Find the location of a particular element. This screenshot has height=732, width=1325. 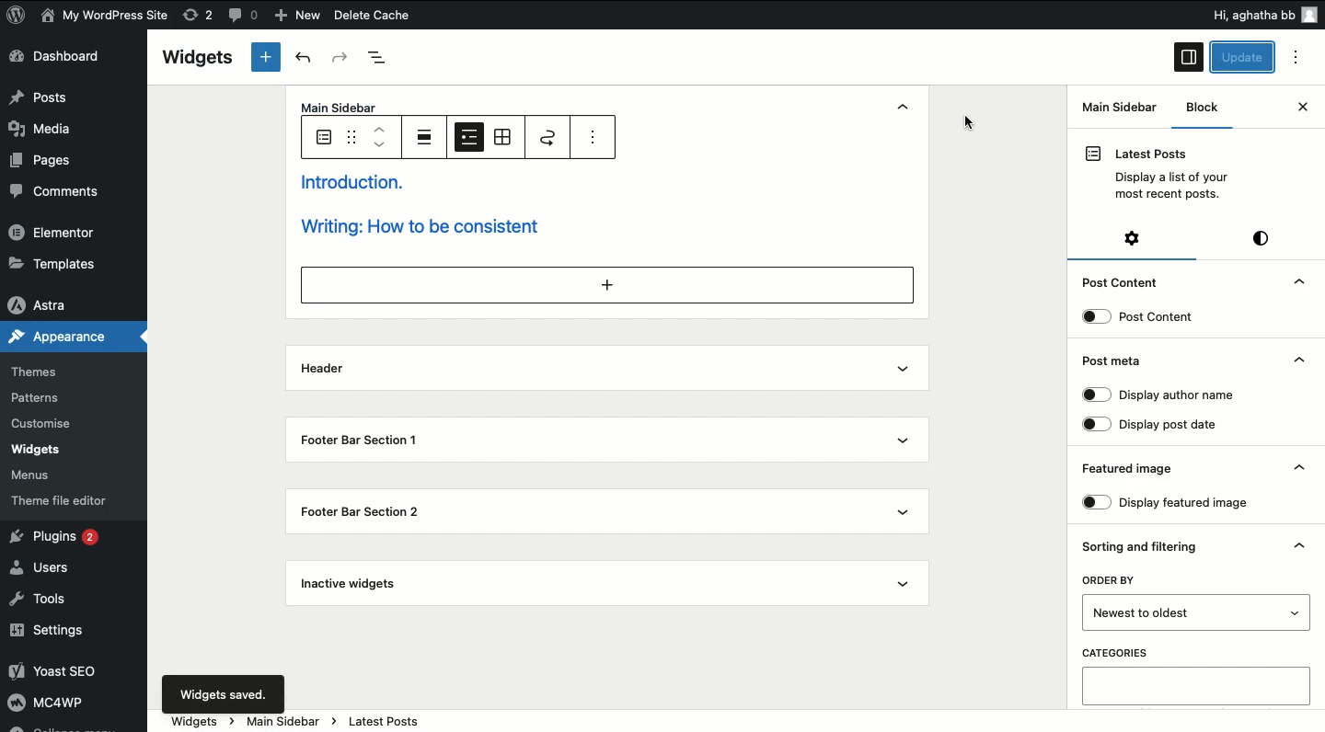

»Templates is located at coordinates (55, 260).